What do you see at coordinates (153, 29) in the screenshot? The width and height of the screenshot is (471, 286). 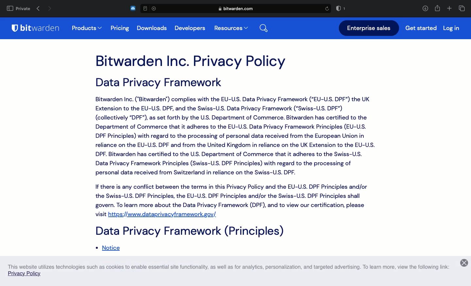 I see `downloads` at bounding box center [153, 29].